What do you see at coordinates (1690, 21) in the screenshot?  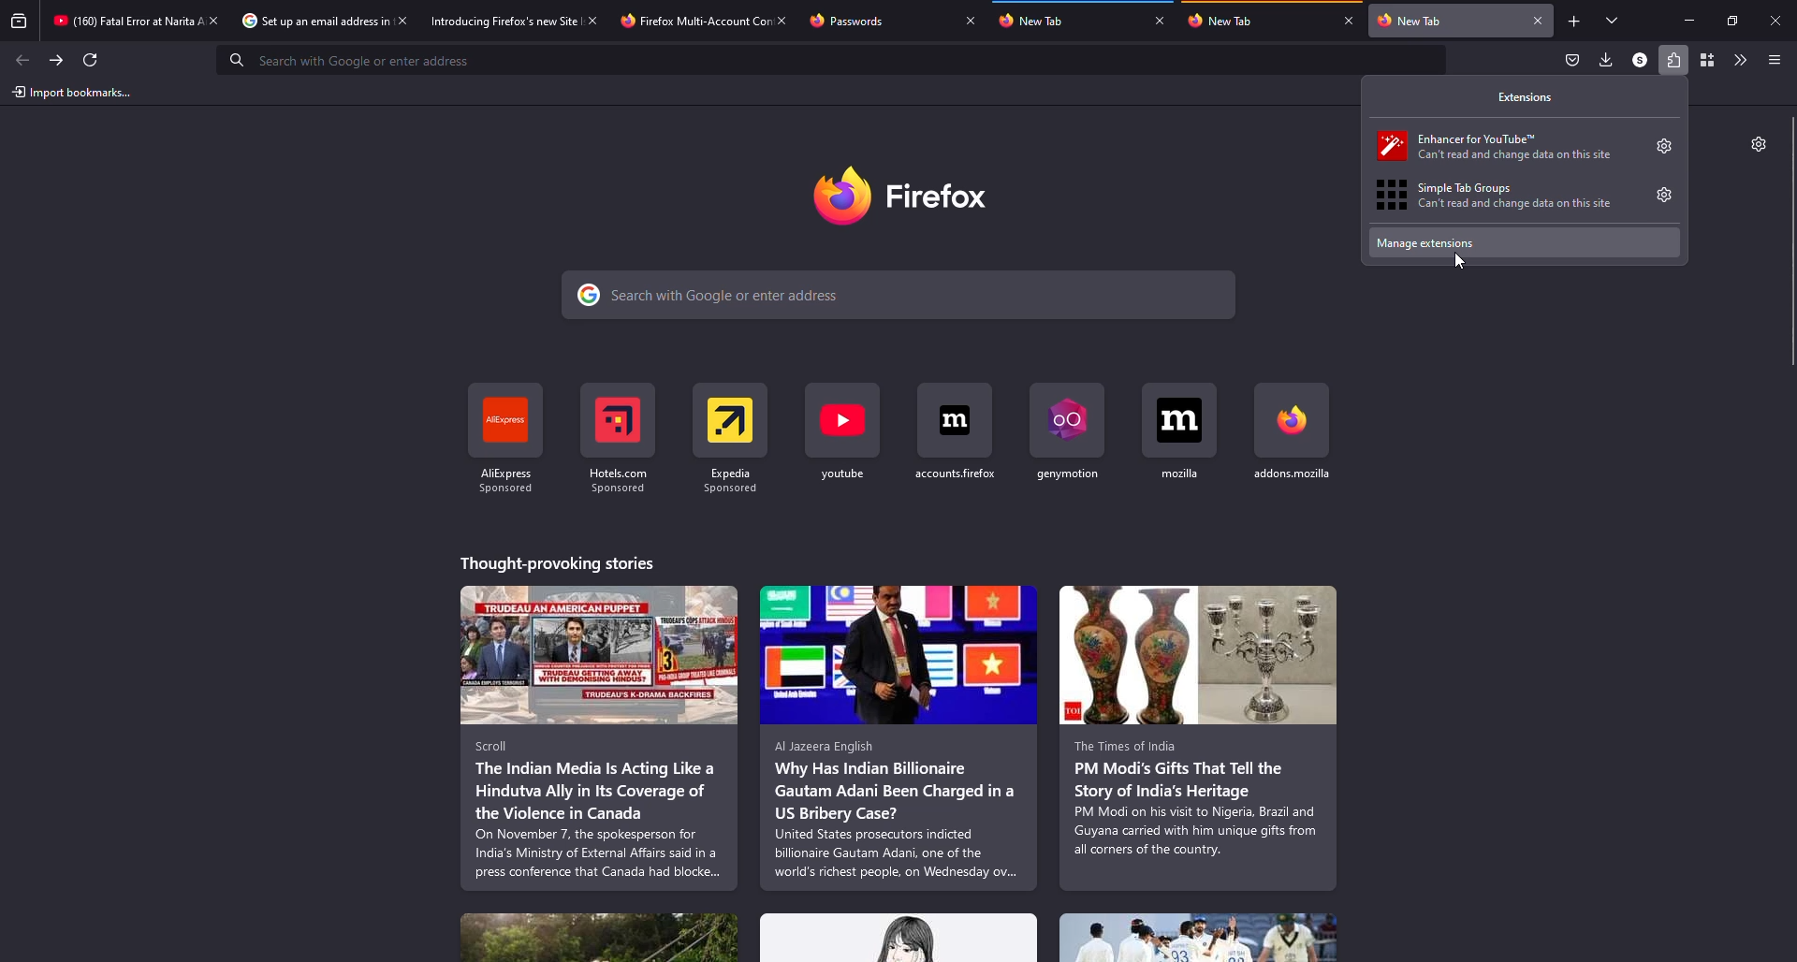 I see `minimize` at bounding box center [1690, 21].